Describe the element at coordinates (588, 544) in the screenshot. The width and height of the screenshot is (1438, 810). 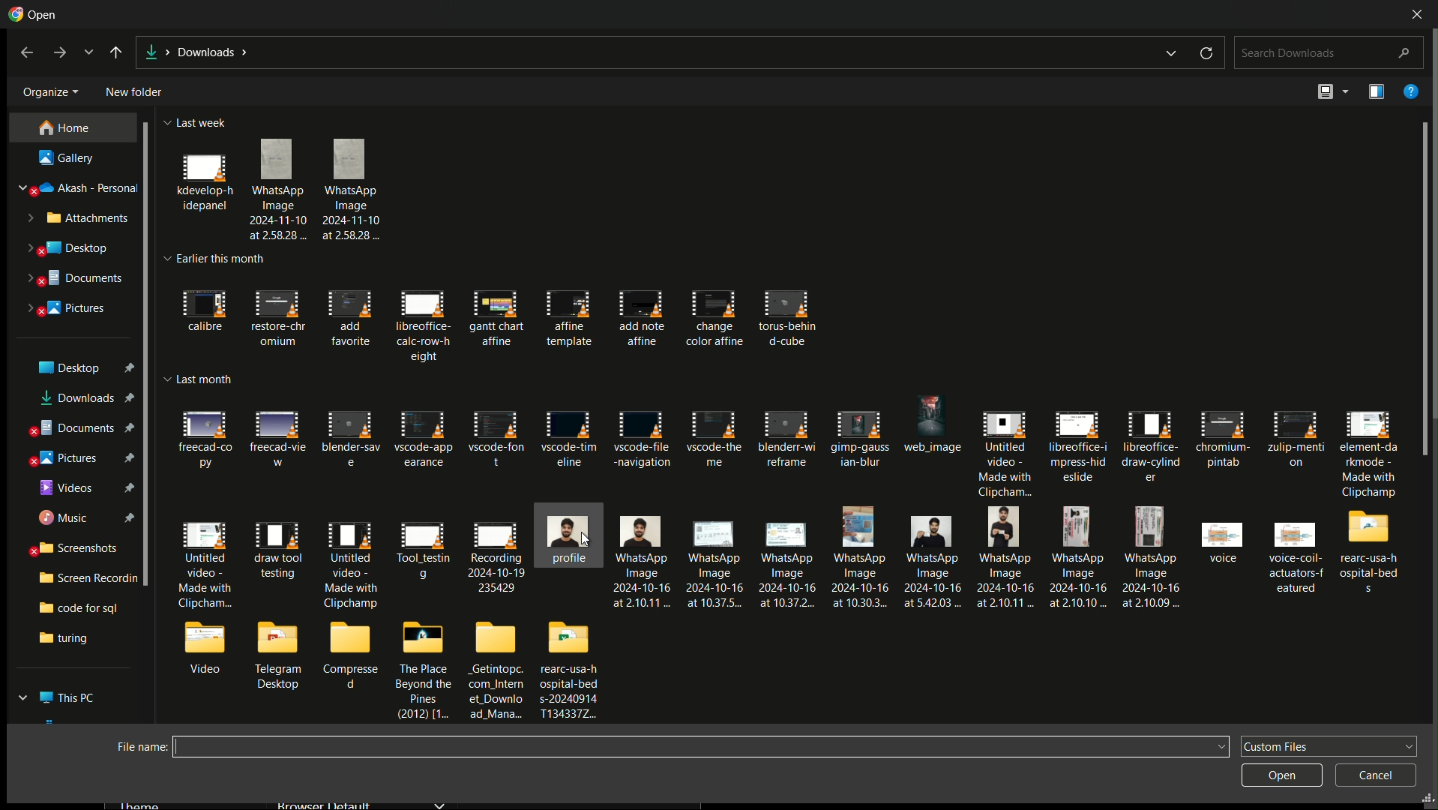
I see `cursor` at that location.